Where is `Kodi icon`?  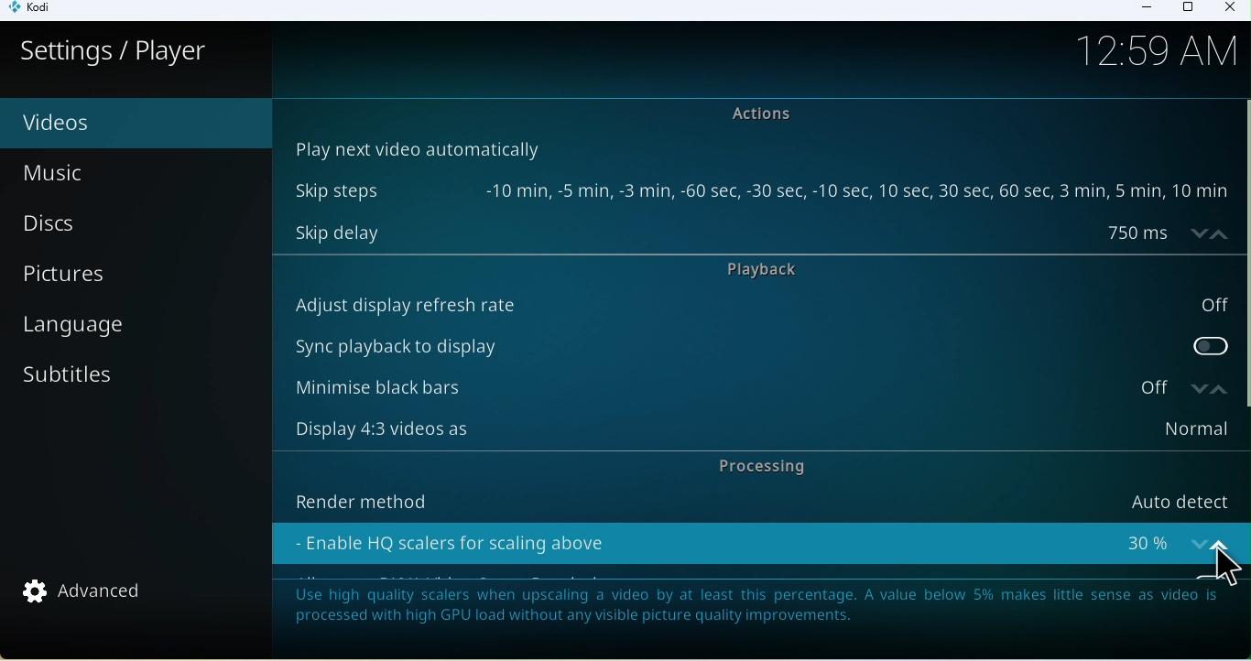 Kodi icon is located at coordinates (38, 11).